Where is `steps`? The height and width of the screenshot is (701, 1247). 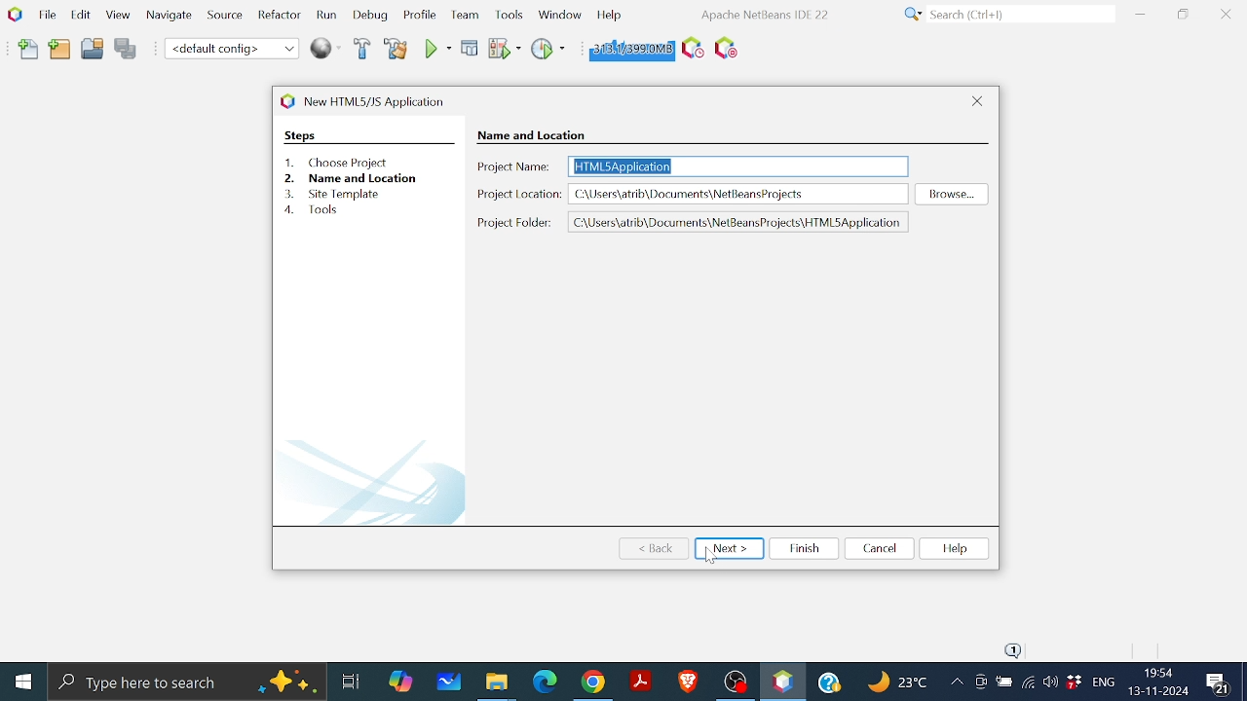 steps is located at coordinates (300, 135).